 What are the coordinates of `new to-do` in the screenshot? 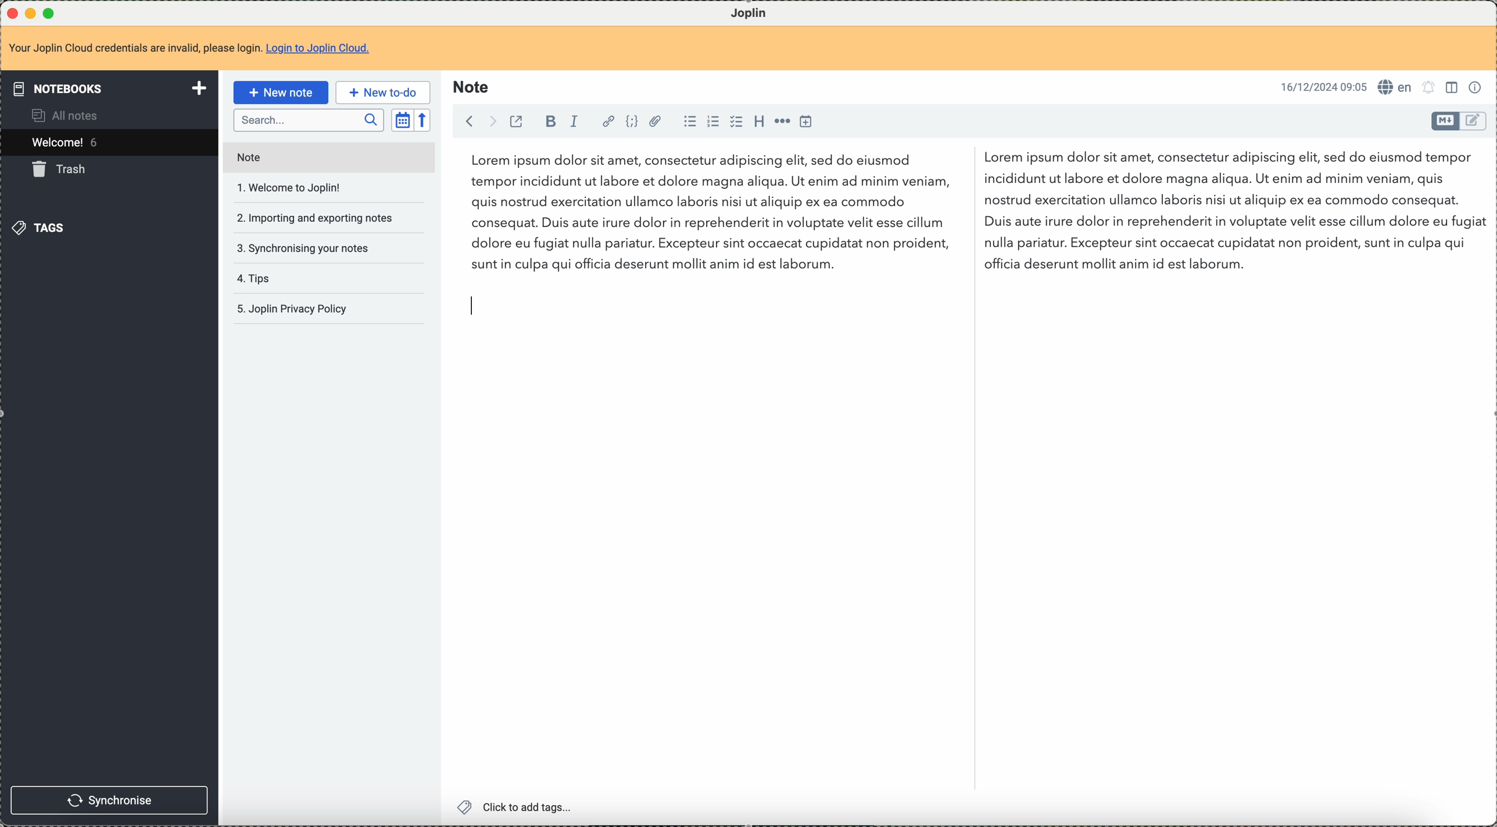 It's located at (382, 92).